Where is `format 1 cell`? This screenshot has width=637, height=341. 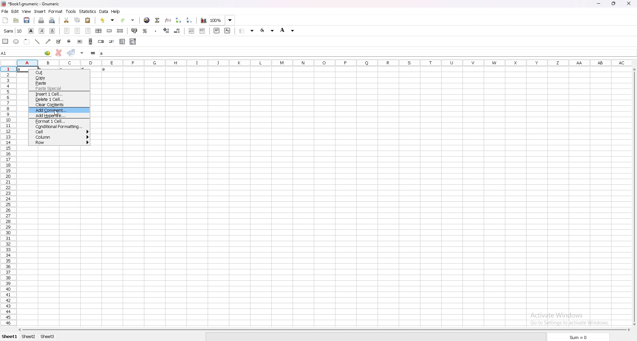
format 1 cell is located at coordinates (59, 121).